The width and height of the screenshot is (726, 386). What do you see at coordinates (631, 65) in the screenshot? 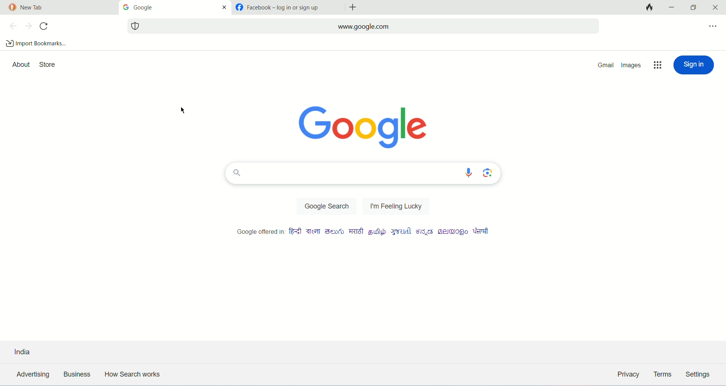
I see `images` at bounding box center [631, 65].